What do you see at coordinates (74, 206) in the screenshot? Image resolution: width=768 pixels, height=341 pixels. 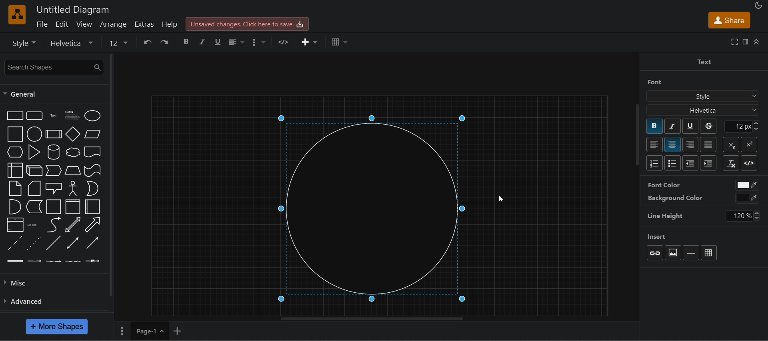 I see `vertical container` at bounding box center [74, 206].